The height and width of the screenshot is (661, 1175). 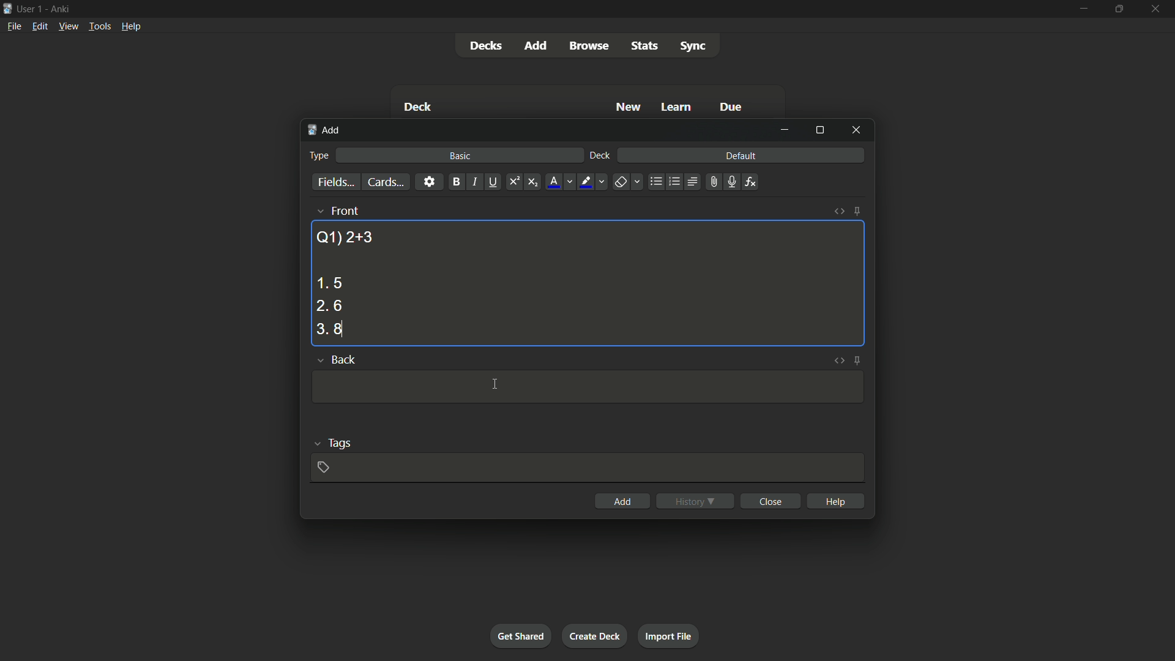 What do you see at coordinates (785, 130) in the screenshot?
I see `minimize` at bounding box center [785, 130].